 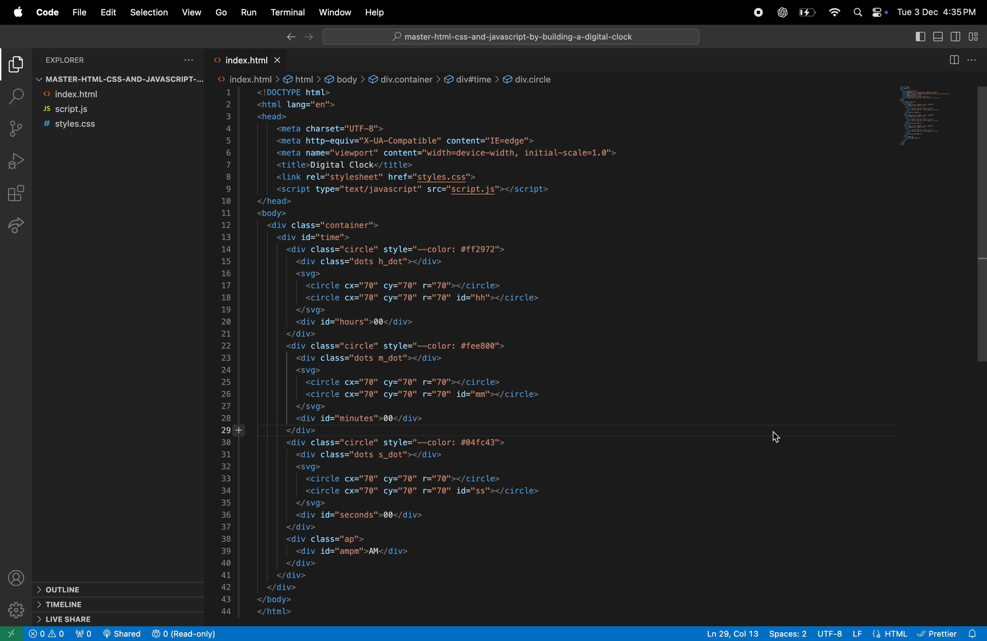 What do you see at coordinates (310, 37) in the screenshot?
I see `forward` at bounding box center [310, 37].